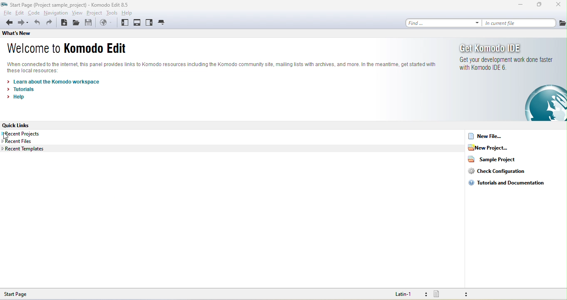  Describe the element at coordinates (150, 22) in the screenshot. I see `right pane` at that location.